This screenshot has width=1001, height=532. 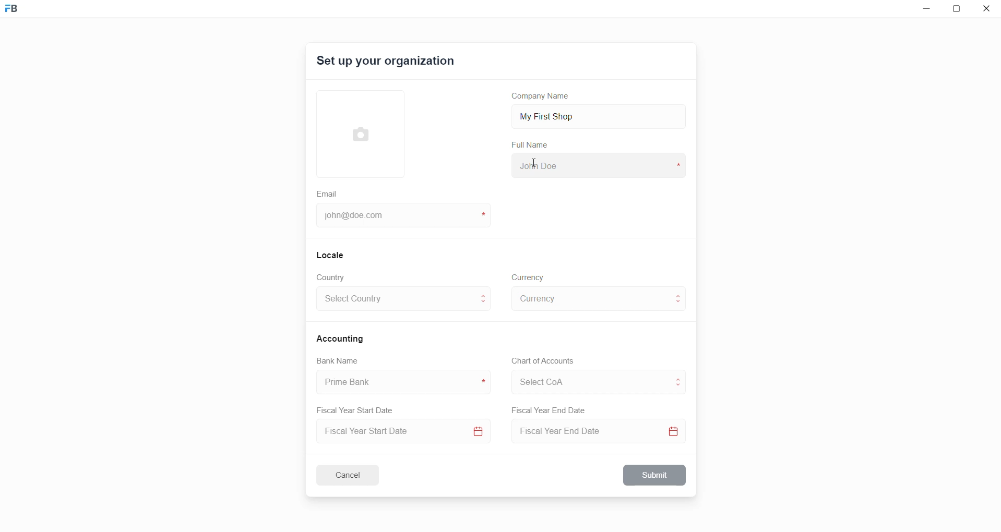 I want to click on Accounting, so click(x=342, y=338).